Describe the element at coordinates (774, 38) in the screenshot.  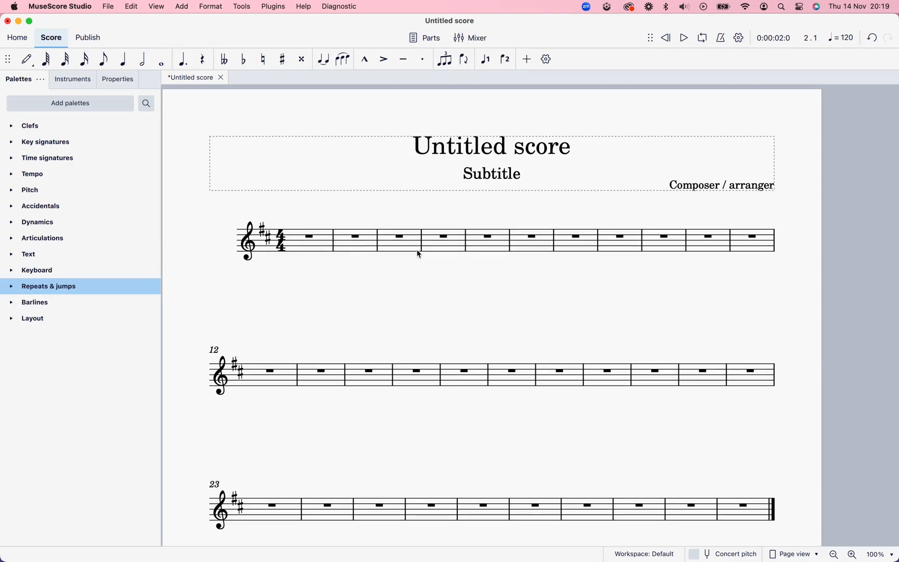
I see `time` at that location.